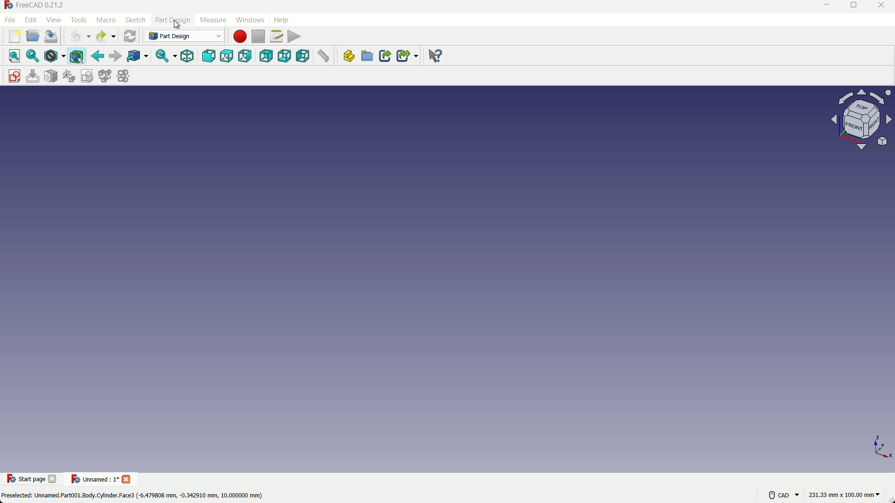  I want to click on isometric view, so click(186, 56).